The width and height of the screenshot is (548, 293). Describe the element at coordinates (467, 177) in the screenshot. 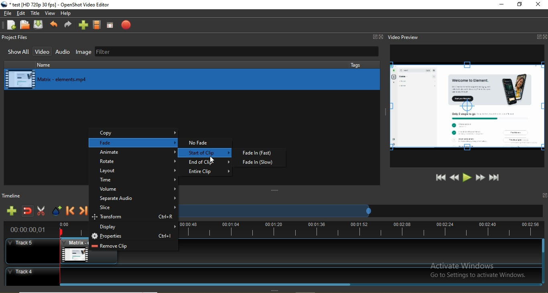

I see `Play` at that location.